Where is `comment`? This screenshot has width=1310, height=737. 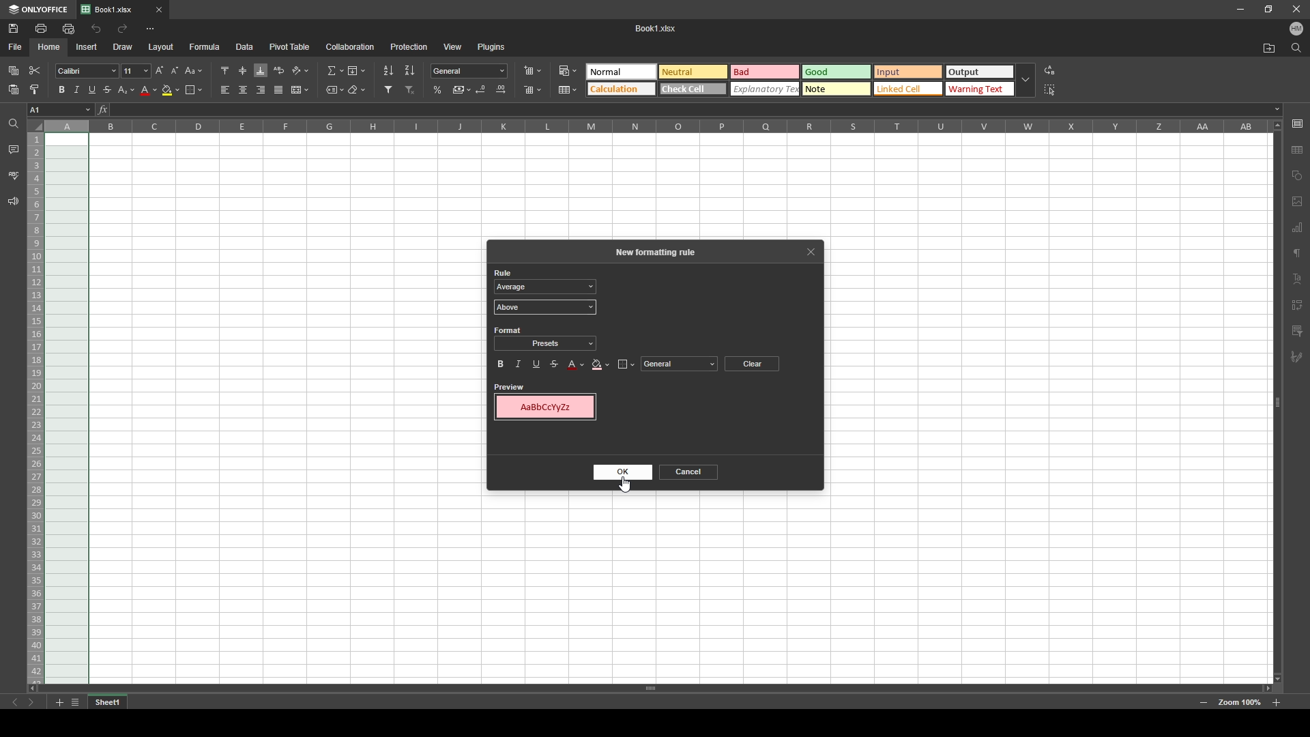 comment is located at coordinates (1297, 330).